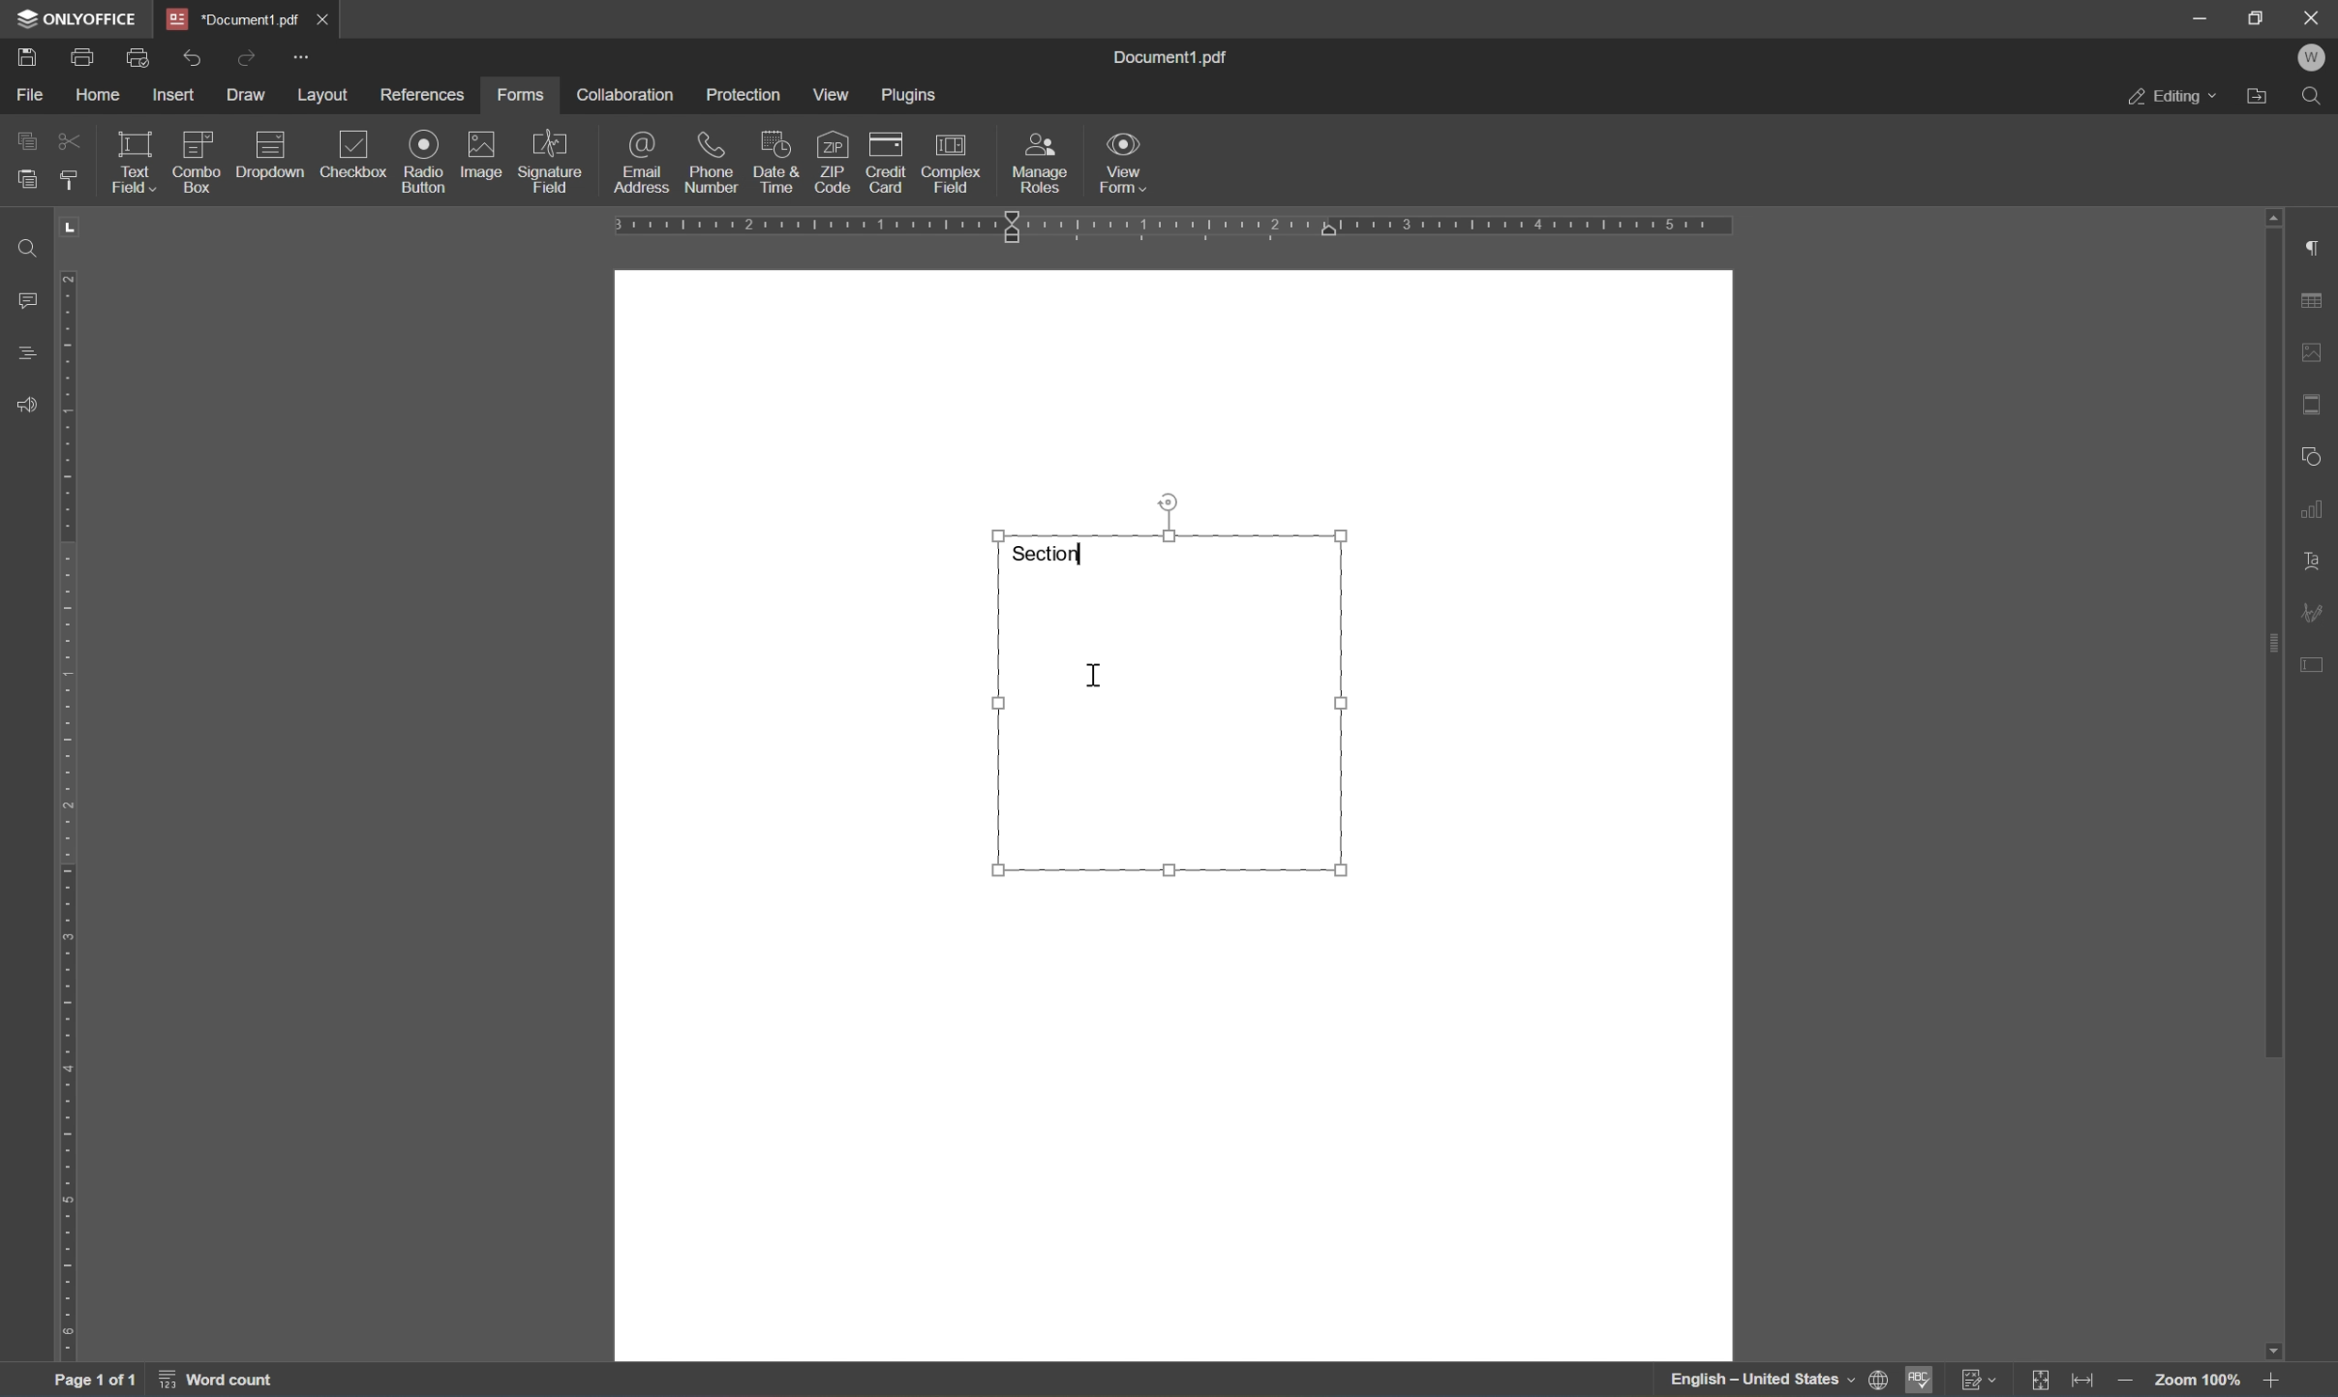 Image resolution: width=2338 pixels, height=1397 pixels. Describe the element at coordinates (2173, 101) in the screenshot. I see `editing` at that location.